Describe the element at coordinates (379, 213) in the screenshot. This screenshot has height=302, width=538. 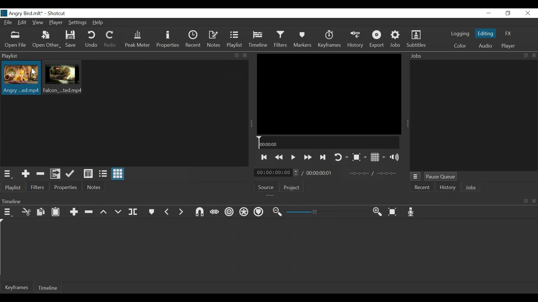
I see `Zoom timeline in` at that location.